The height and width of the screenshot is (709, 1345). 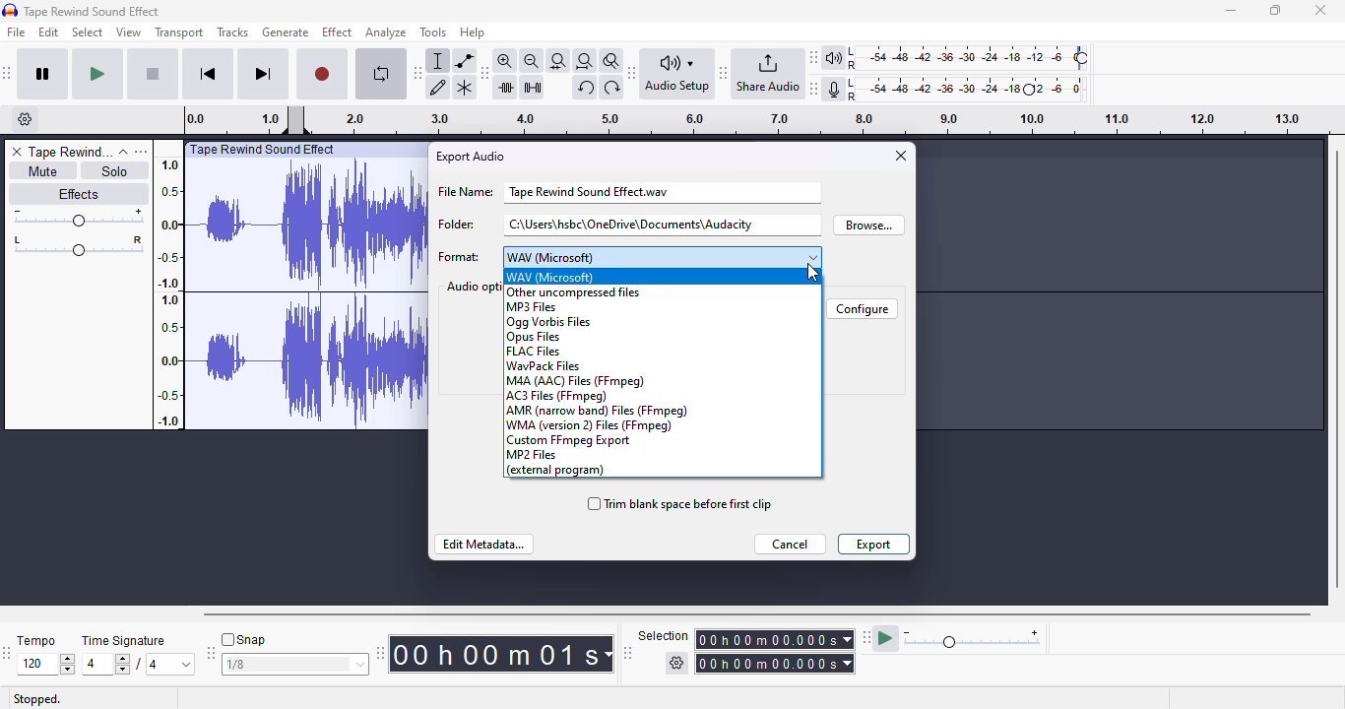 What do you see at coordinates (745, 119) in the screenshot?
I see `timestamps` at bounding box center [745, 119].